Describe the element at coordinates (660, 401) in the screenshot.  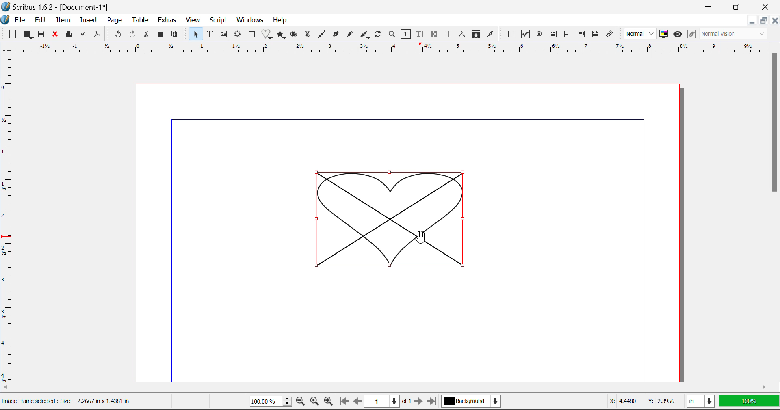
I see `Y: 2.395` at that location.